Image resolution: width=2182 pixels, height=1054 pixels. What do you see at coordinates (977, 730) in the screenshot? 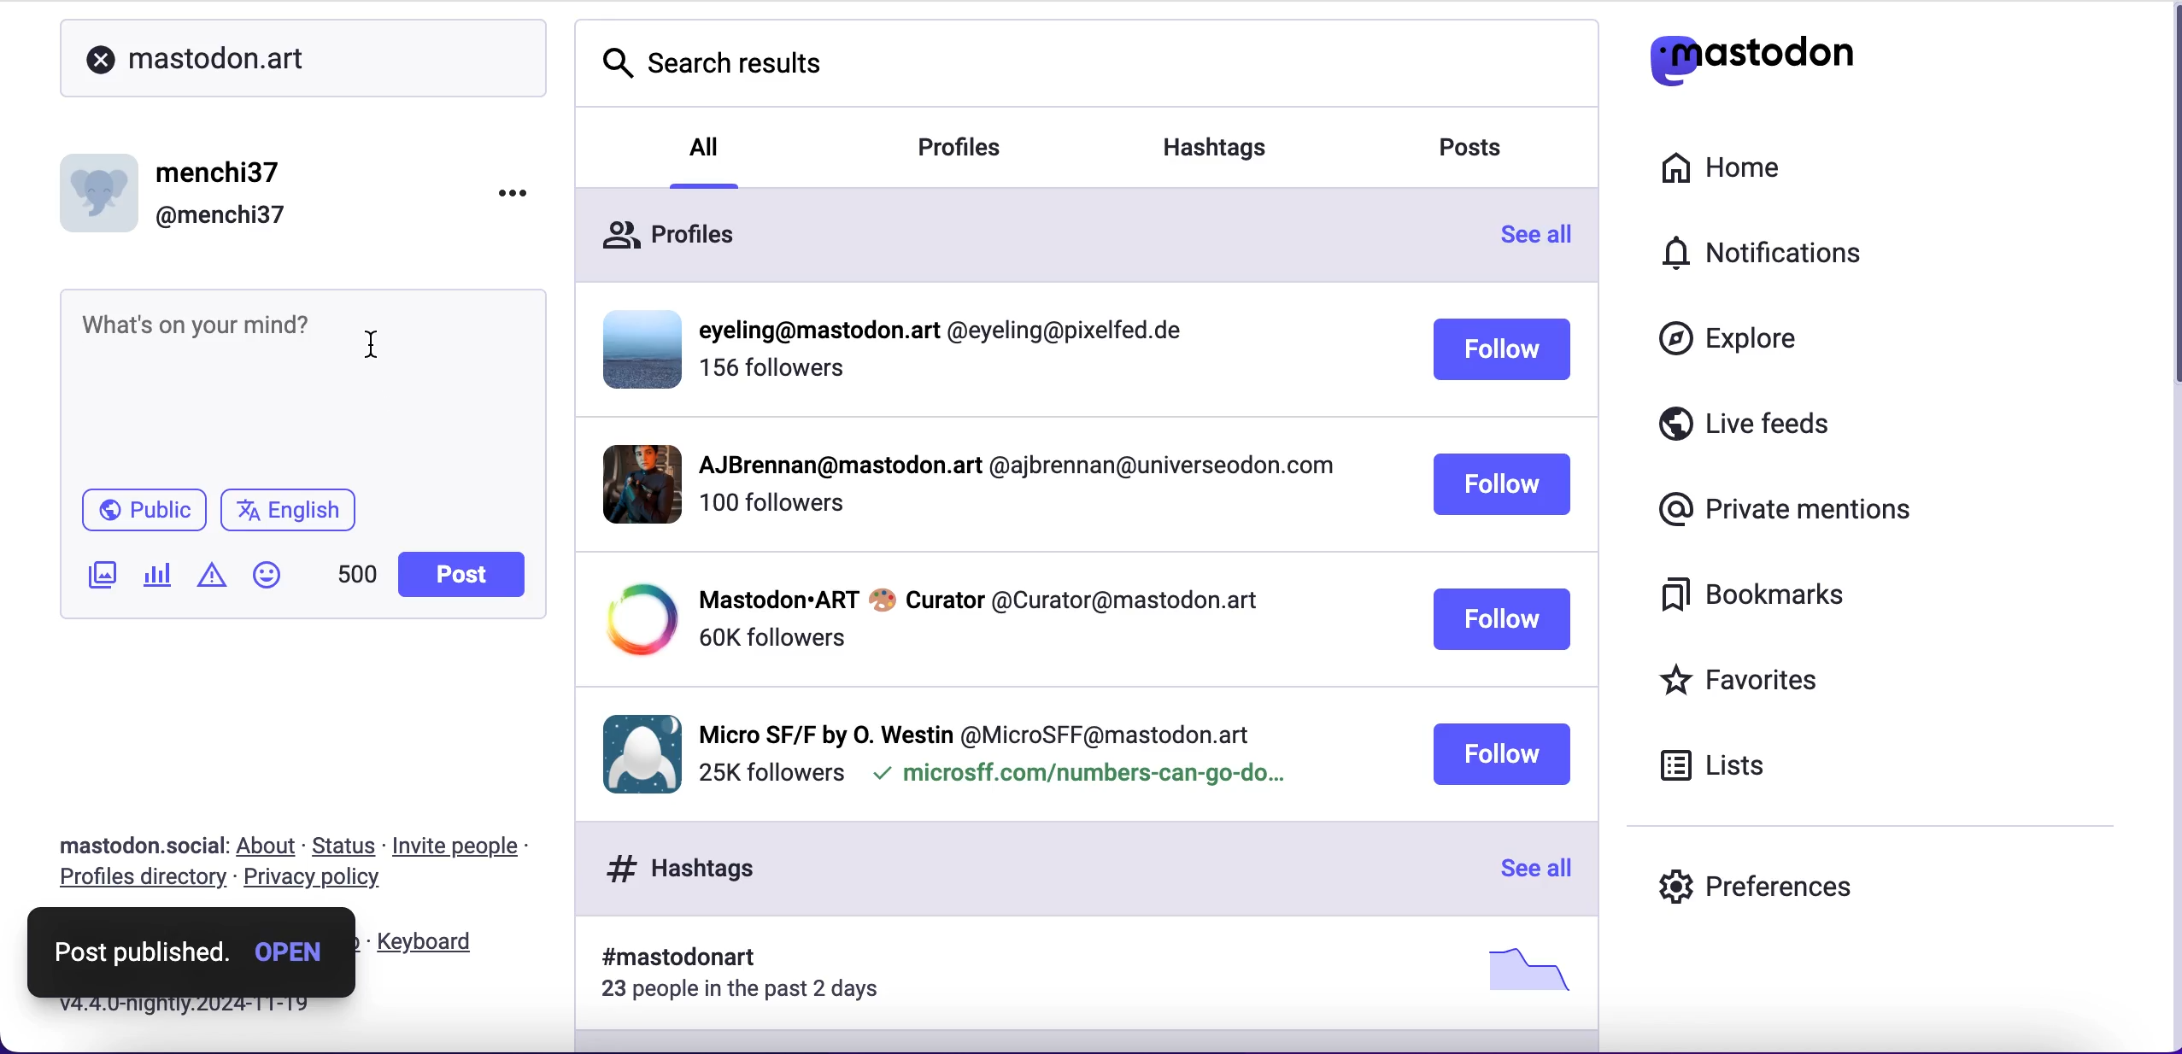
I see `profile` at bounding box center [977, 730].